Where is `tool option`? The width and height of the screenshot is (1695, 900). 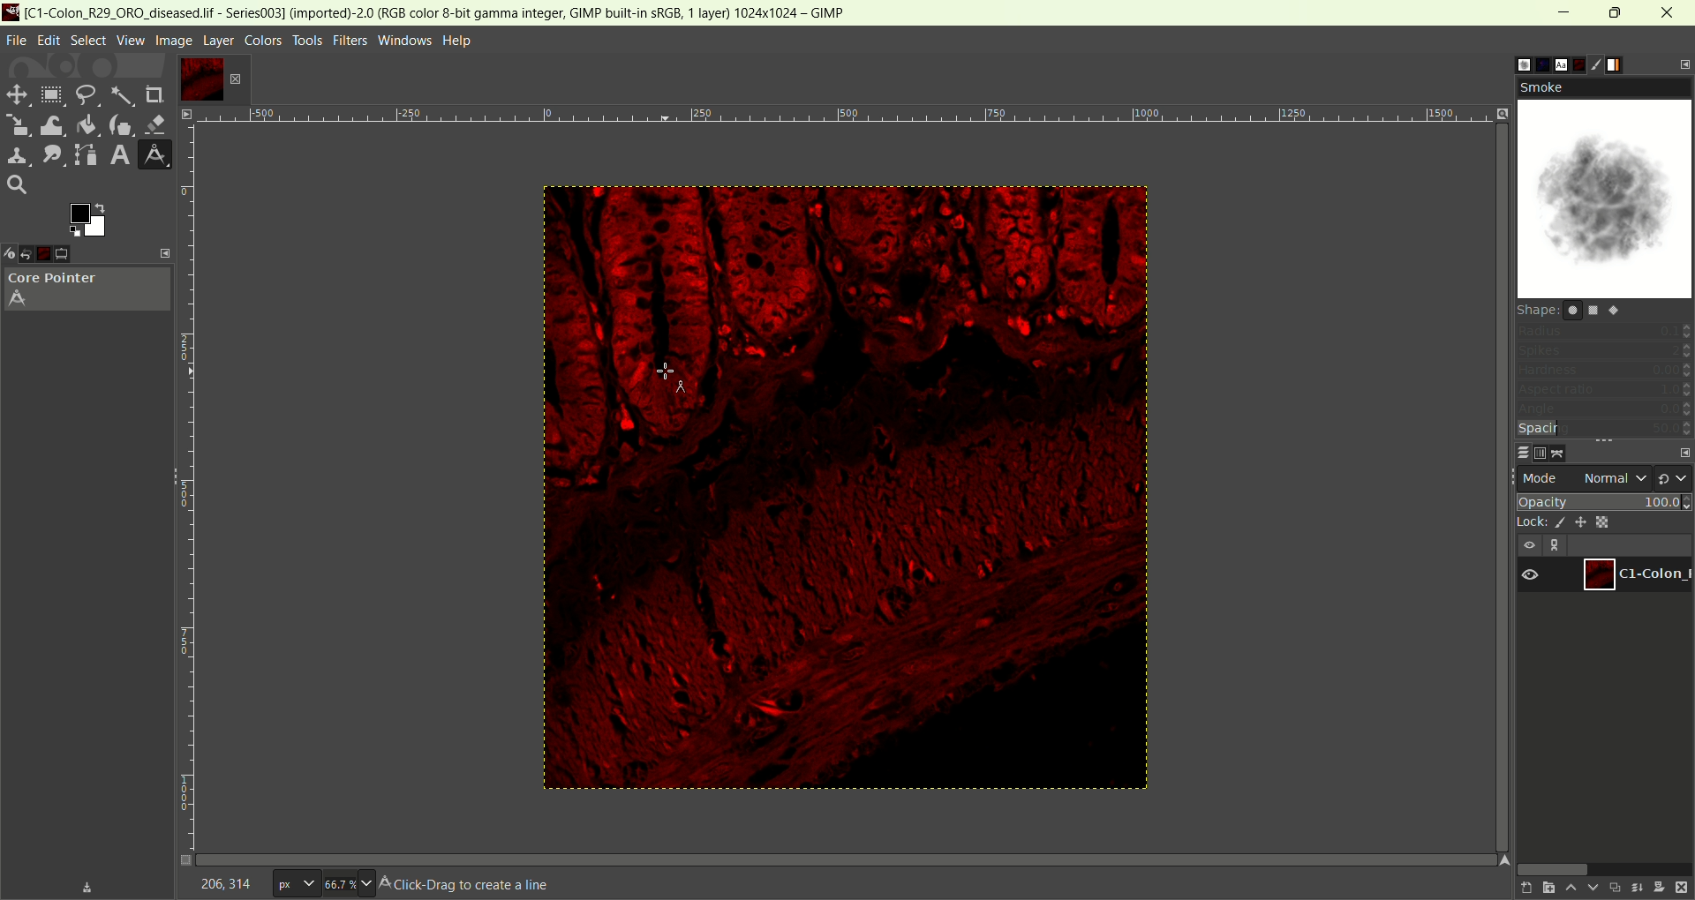 tool option is located at coordinates (76, 254).